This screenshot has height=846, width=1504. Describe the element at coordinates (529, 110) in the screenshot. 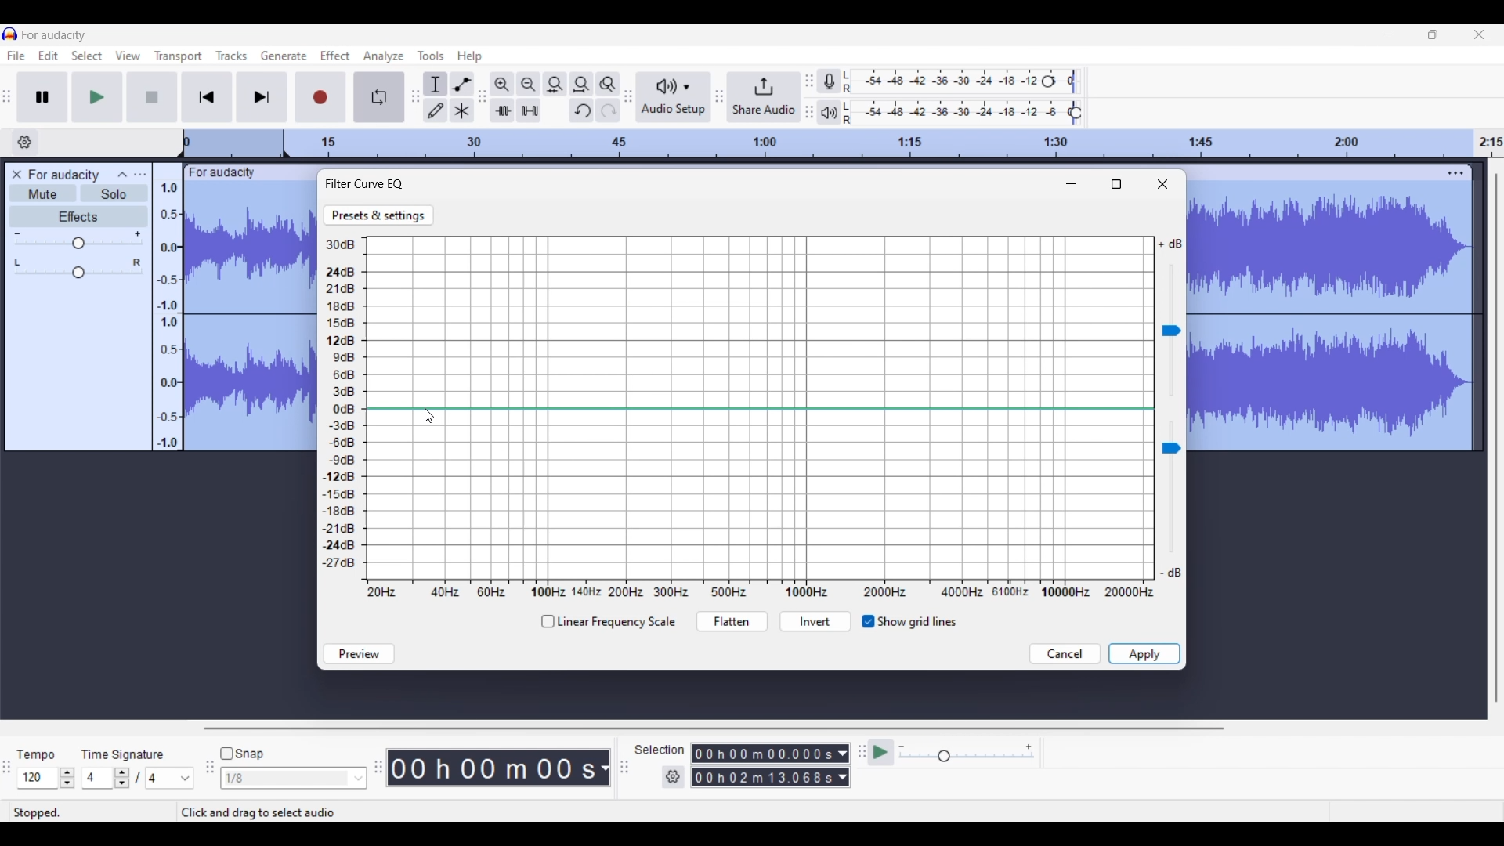

I see `Silence audio selection` at that location.